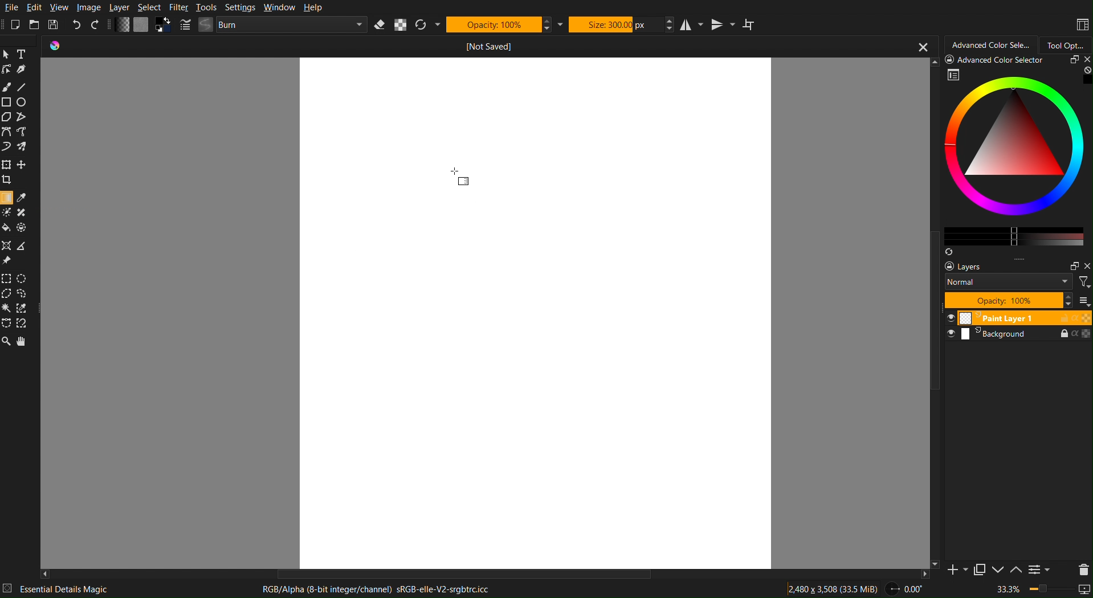  Describe the element at coordinates (88, 7) in the screenshot. I see `Image` at that location.